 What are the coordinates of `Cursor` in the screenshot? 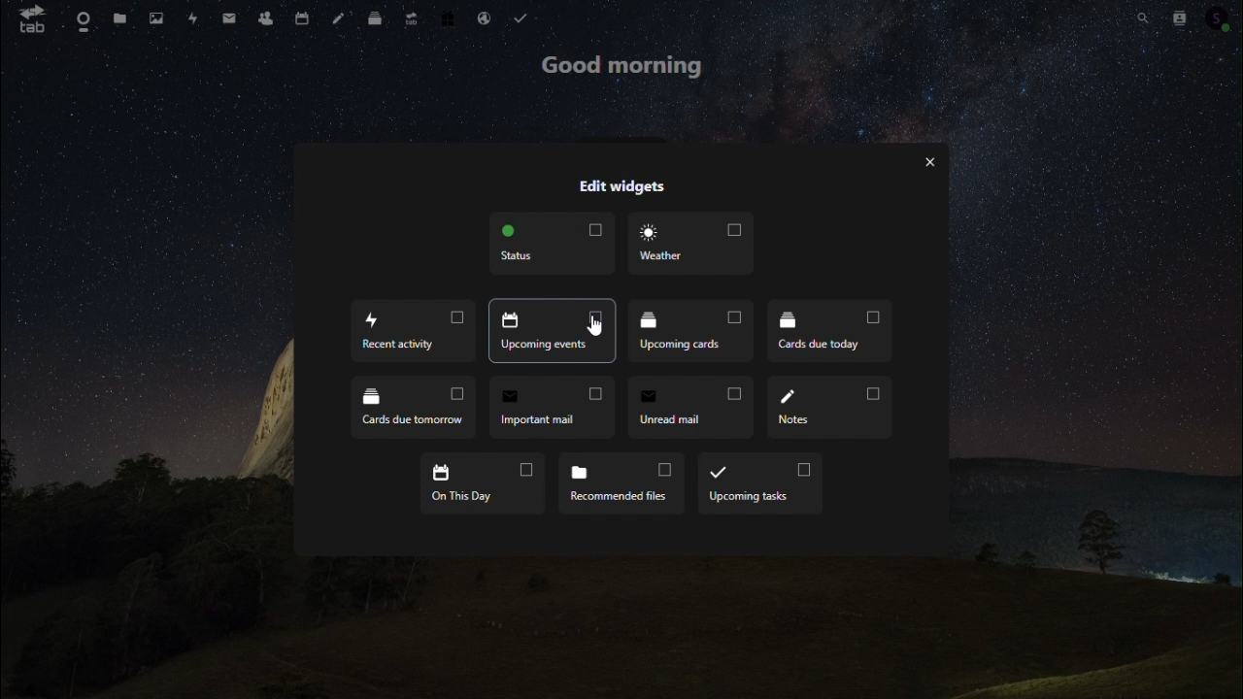 It's located at (599, 326).